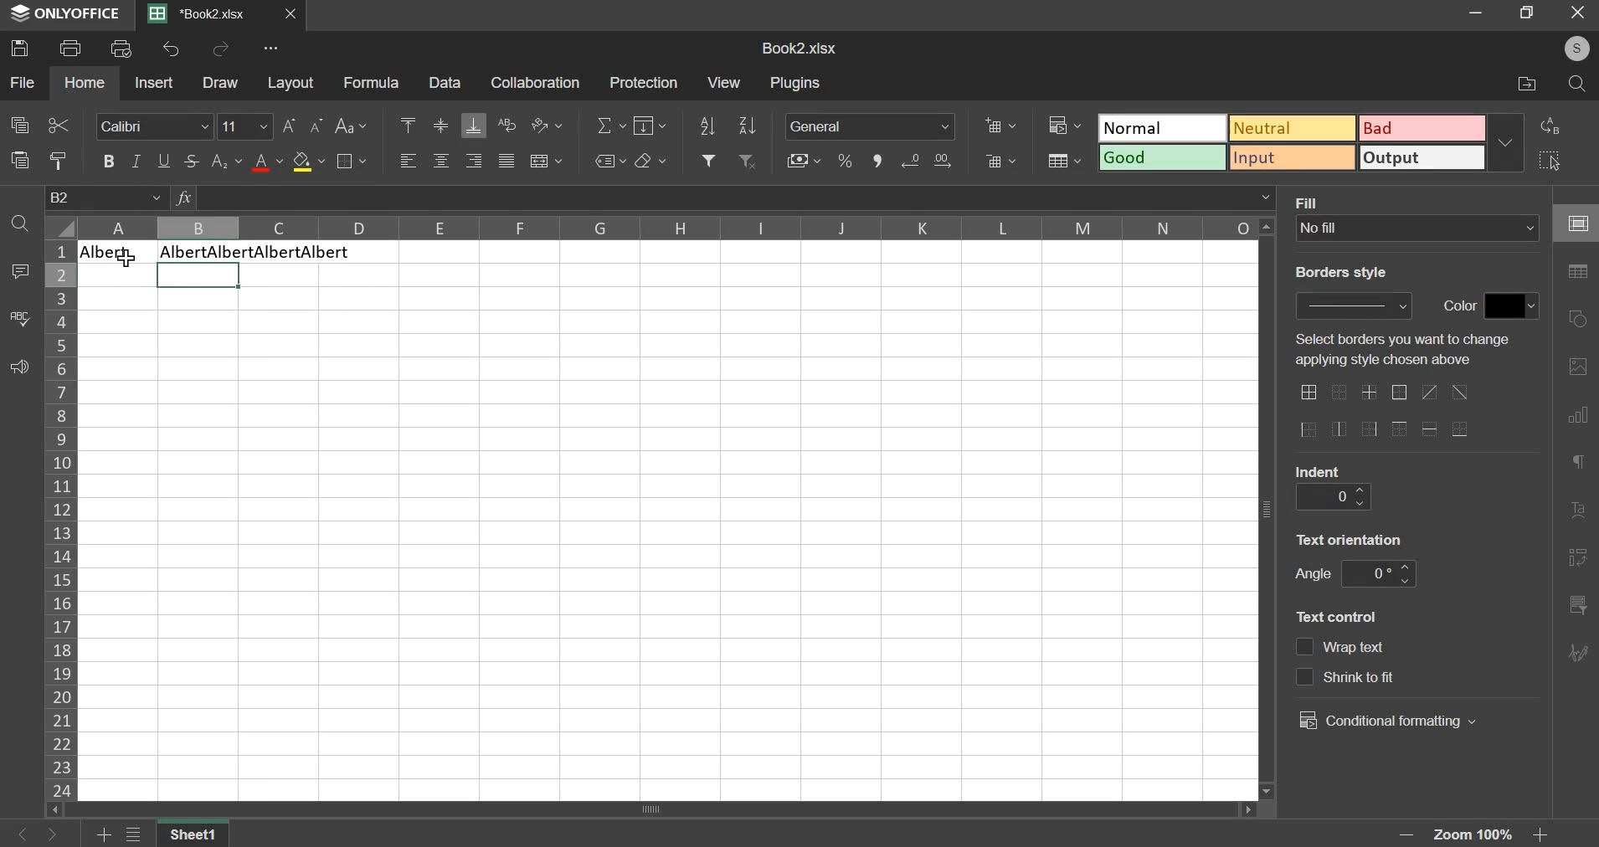 The height and width of the screenshot is (847, 1599). Describe the element at coordinates (1473, 833) in the screenshot. I see `zoom` at that location.